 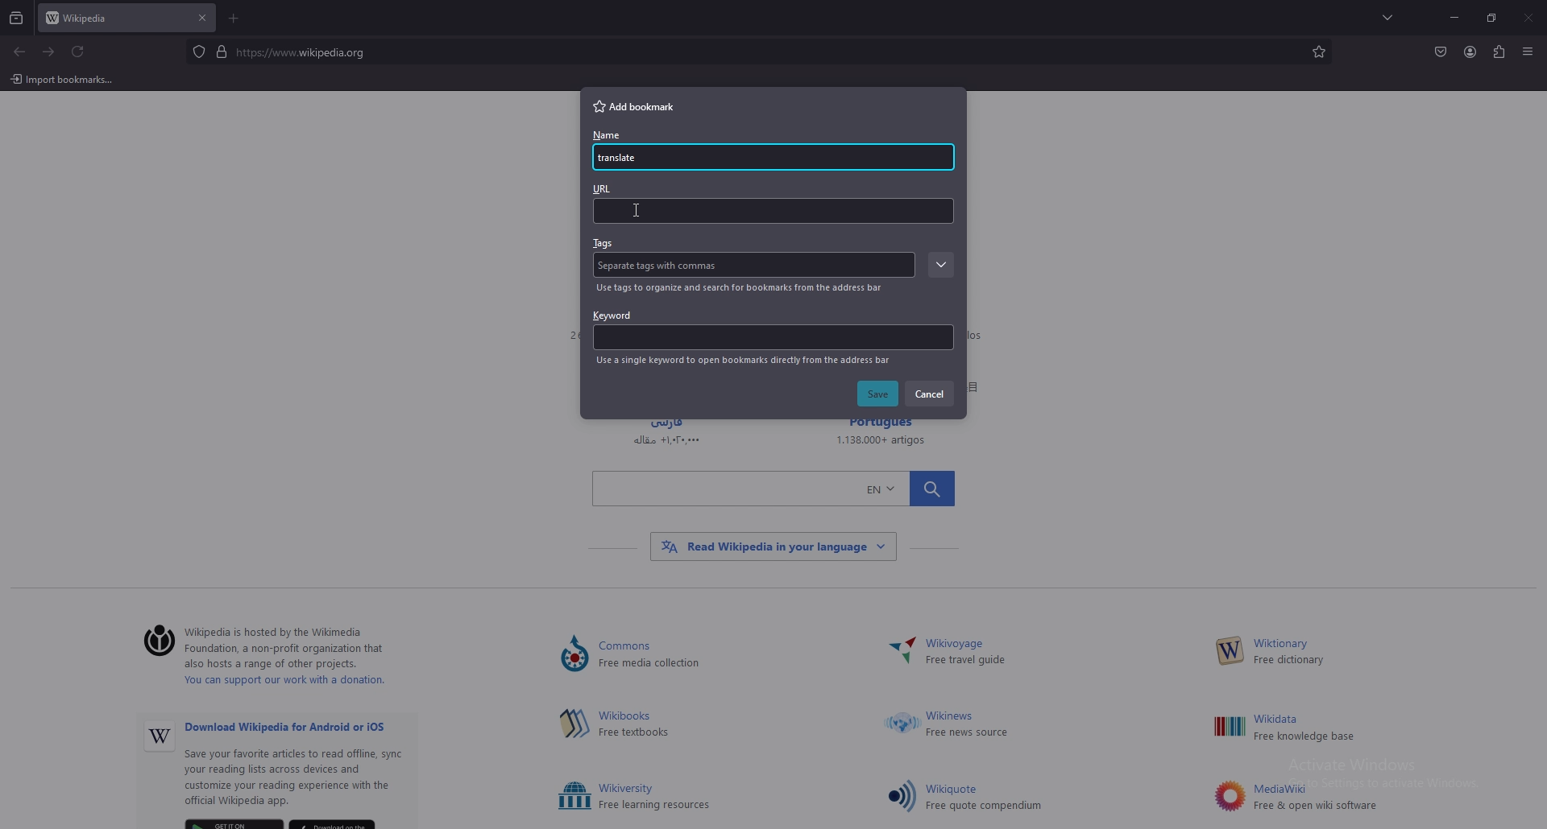 I want to click on name, so click(x=624, y=158).